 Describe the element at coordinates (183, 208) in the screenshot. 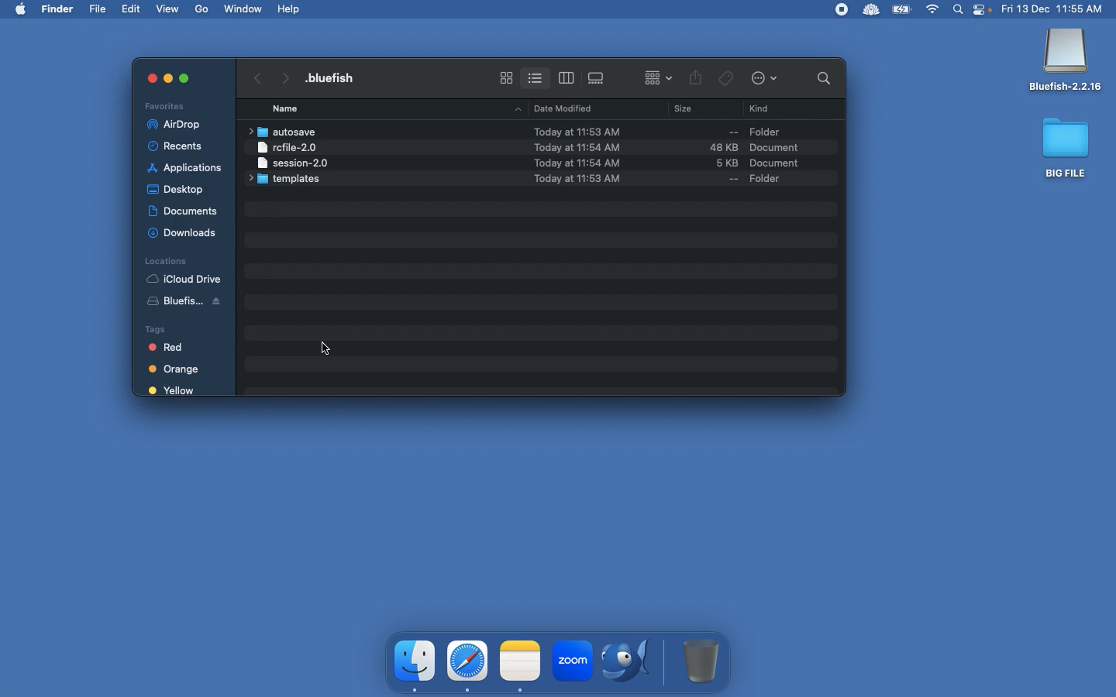

I see `documents` at that location.